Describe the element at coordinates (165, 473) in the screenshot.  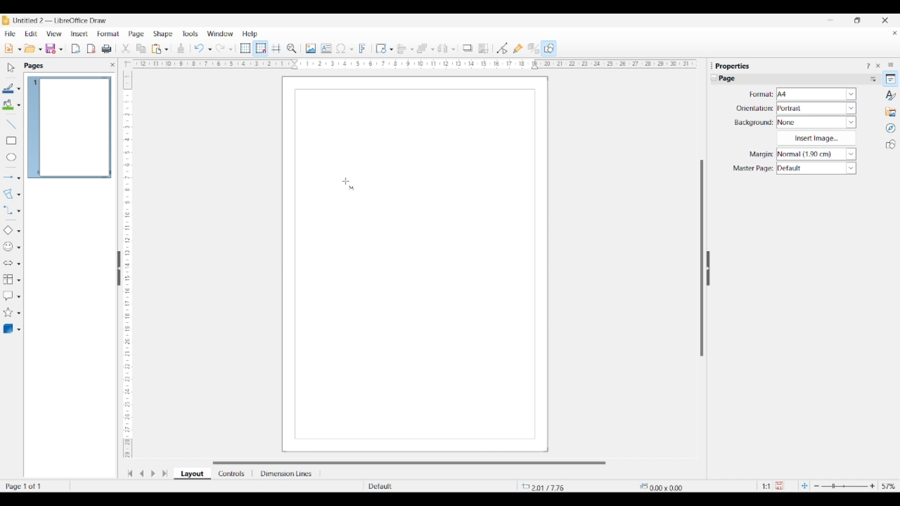
I see `Jump to the last slide` at that location.